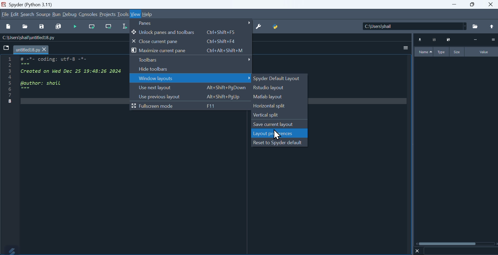  I want to click on C:\user\shall, so click(415, 26).